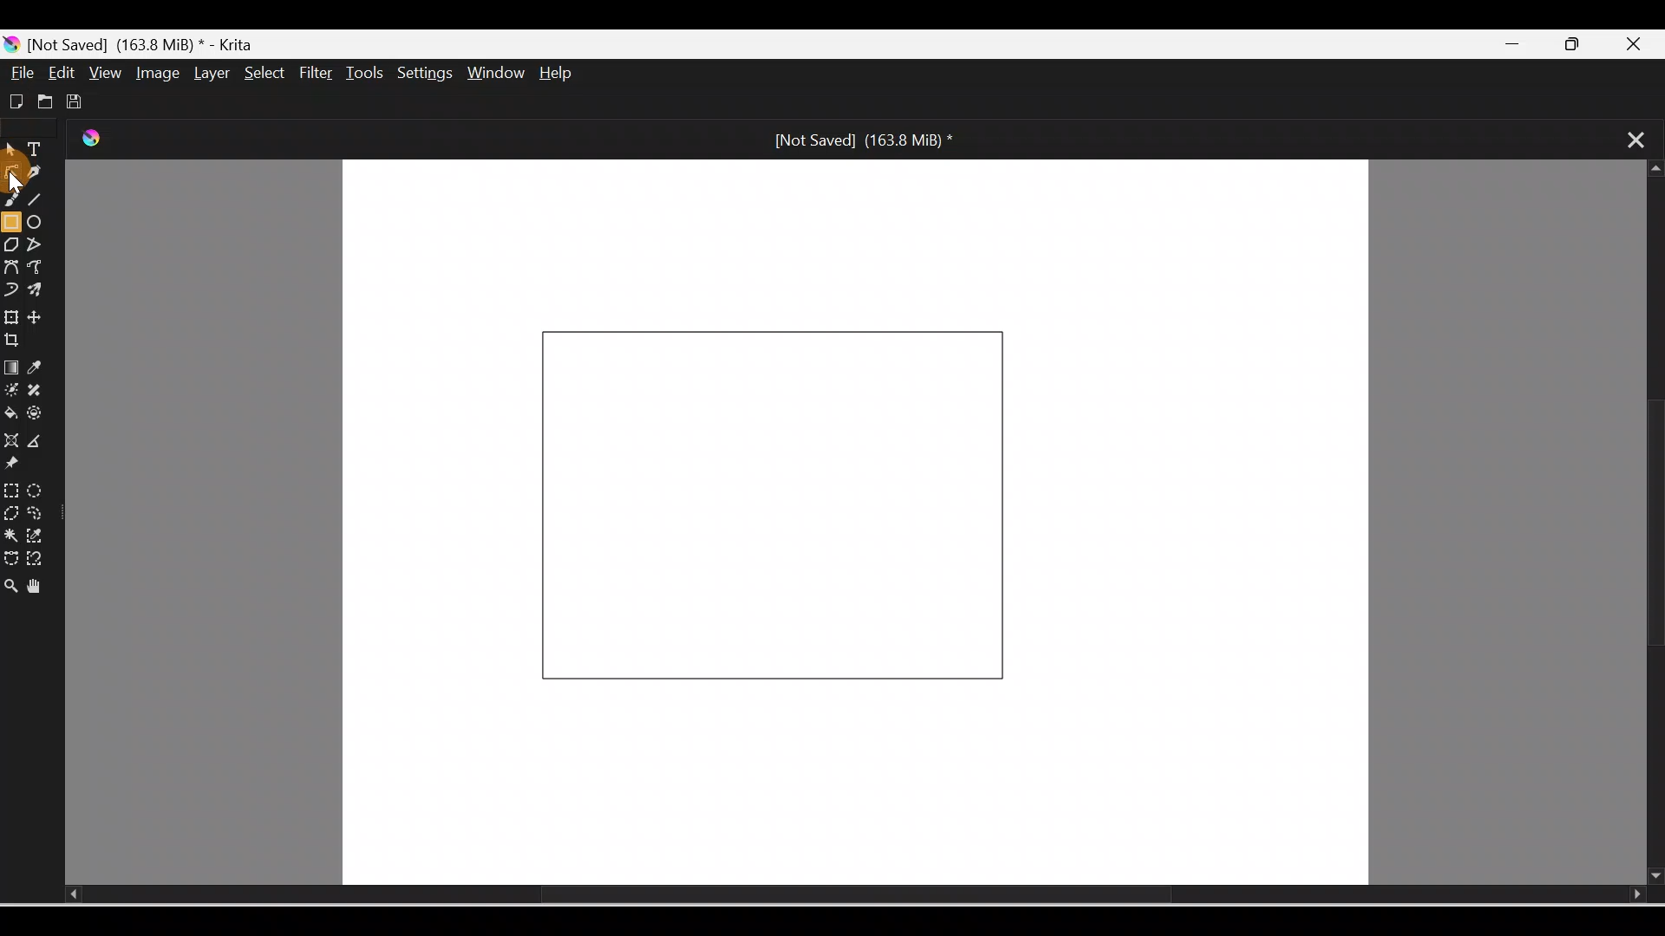 This screenshot has width=1665, height=936. What do you see at coordinates (779, 504) in the screenshot?
I see `Rectangle on Canvas` at bounding box center [779, 504].